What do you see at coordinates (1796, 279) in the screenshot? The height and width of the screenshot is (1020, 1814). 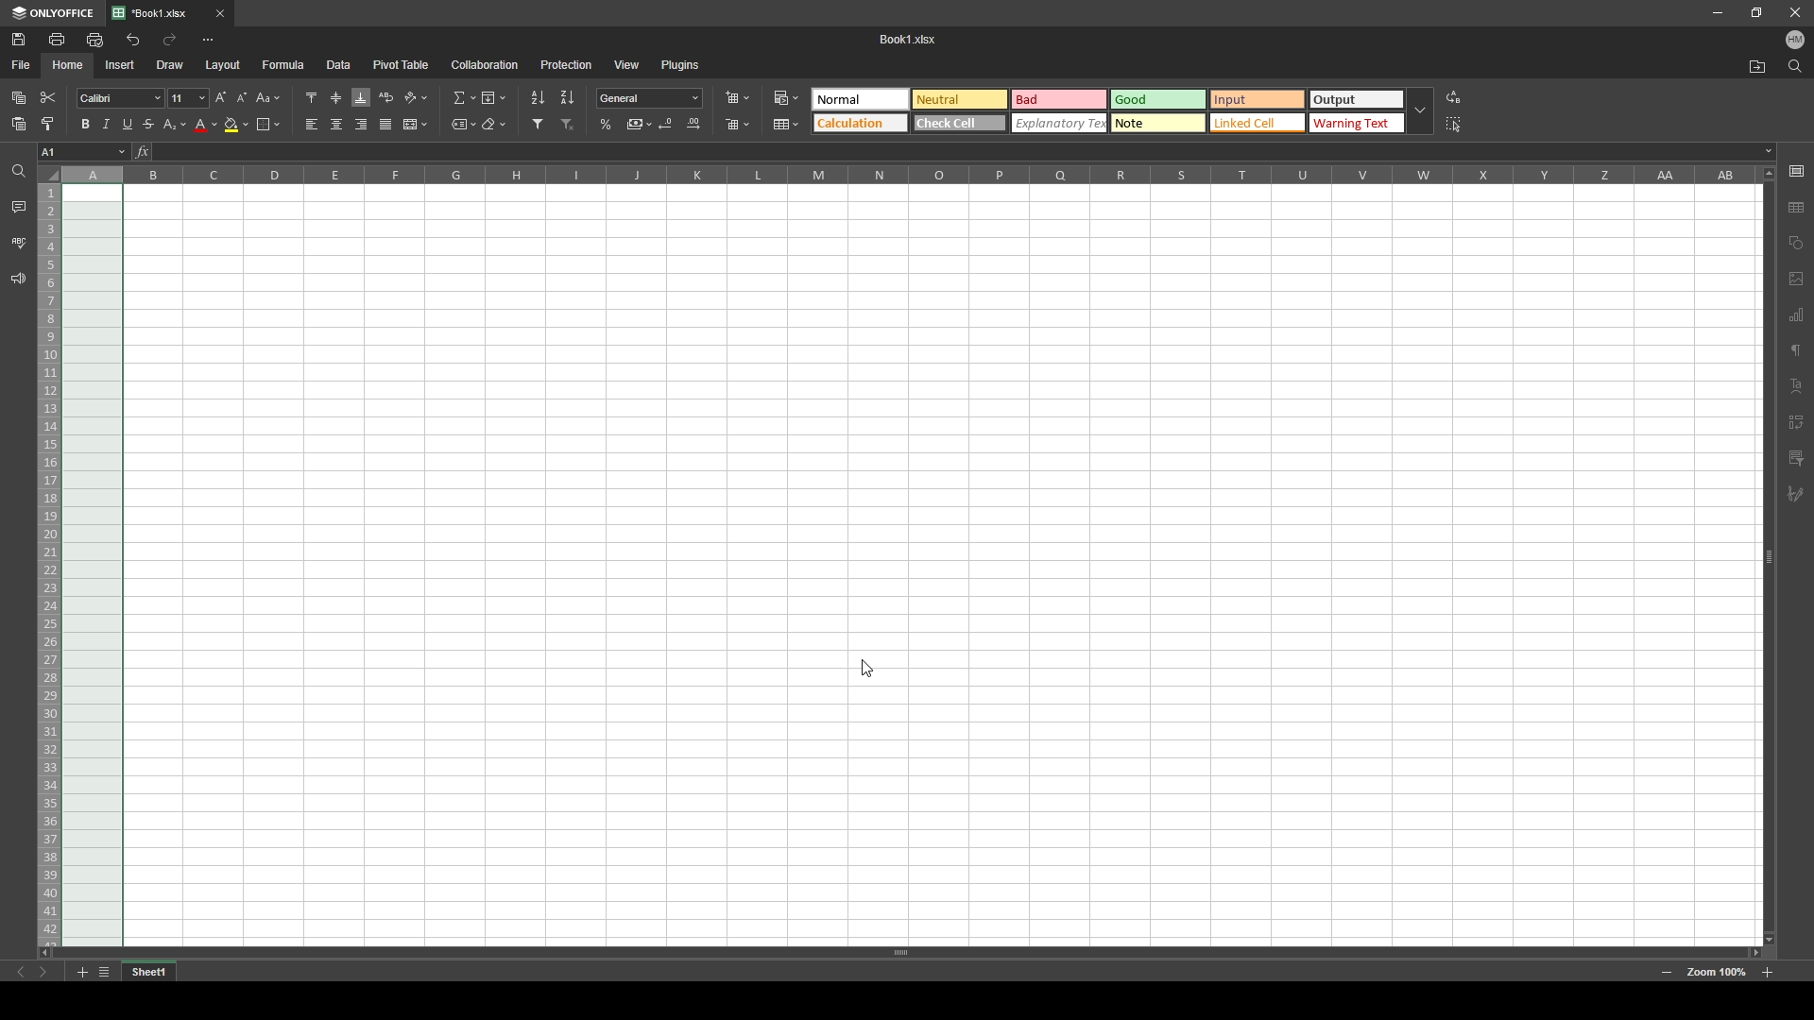 I see `image` at bounding box center [1796, 279].